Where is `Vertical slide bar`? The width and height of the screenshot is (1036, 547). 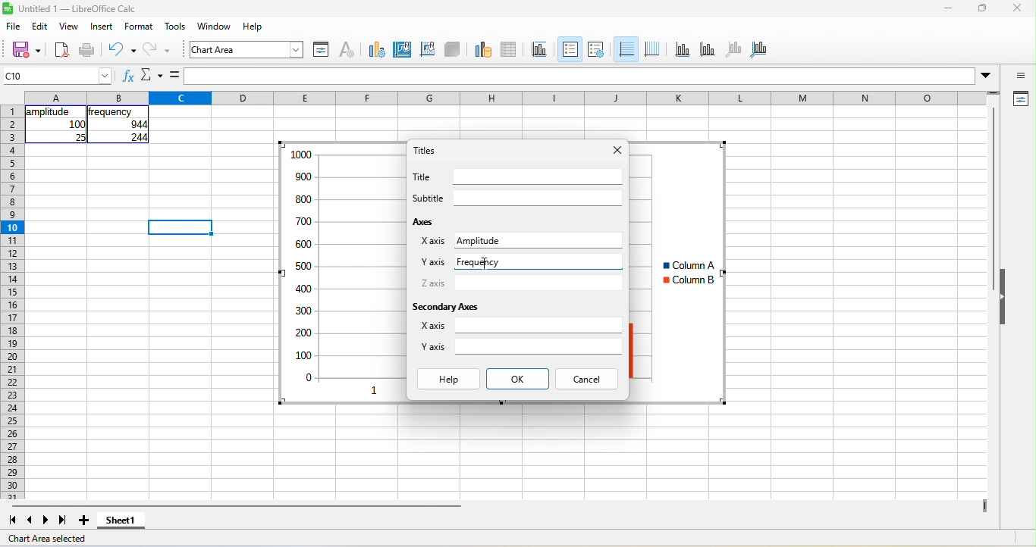 Vertical slide bar is located at coordinates (993, 198).